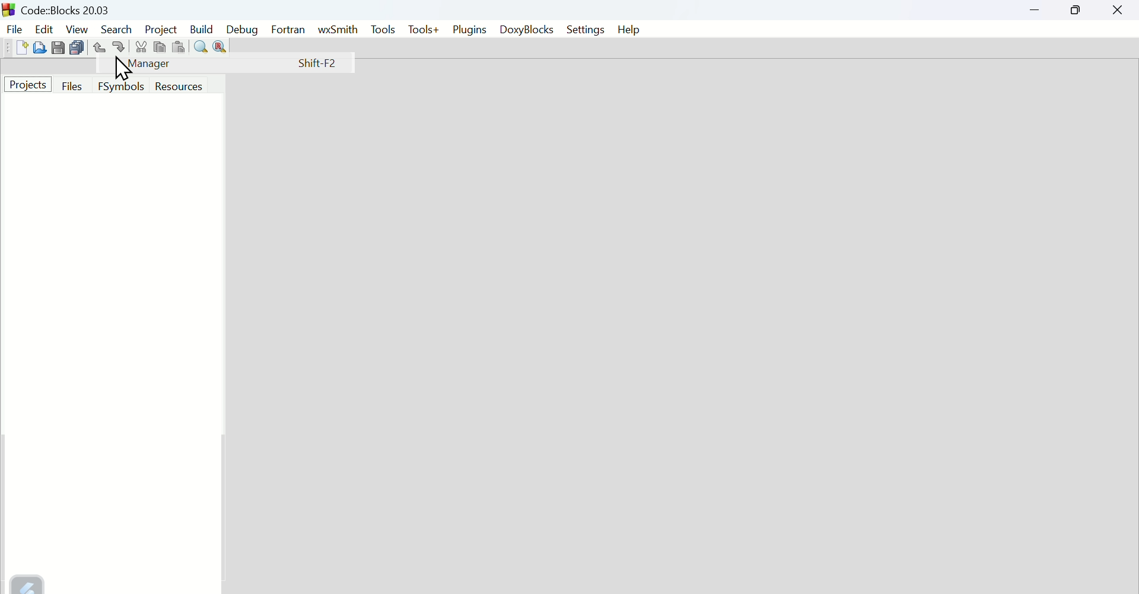  I want to click on minimize, so click(1036, 9).